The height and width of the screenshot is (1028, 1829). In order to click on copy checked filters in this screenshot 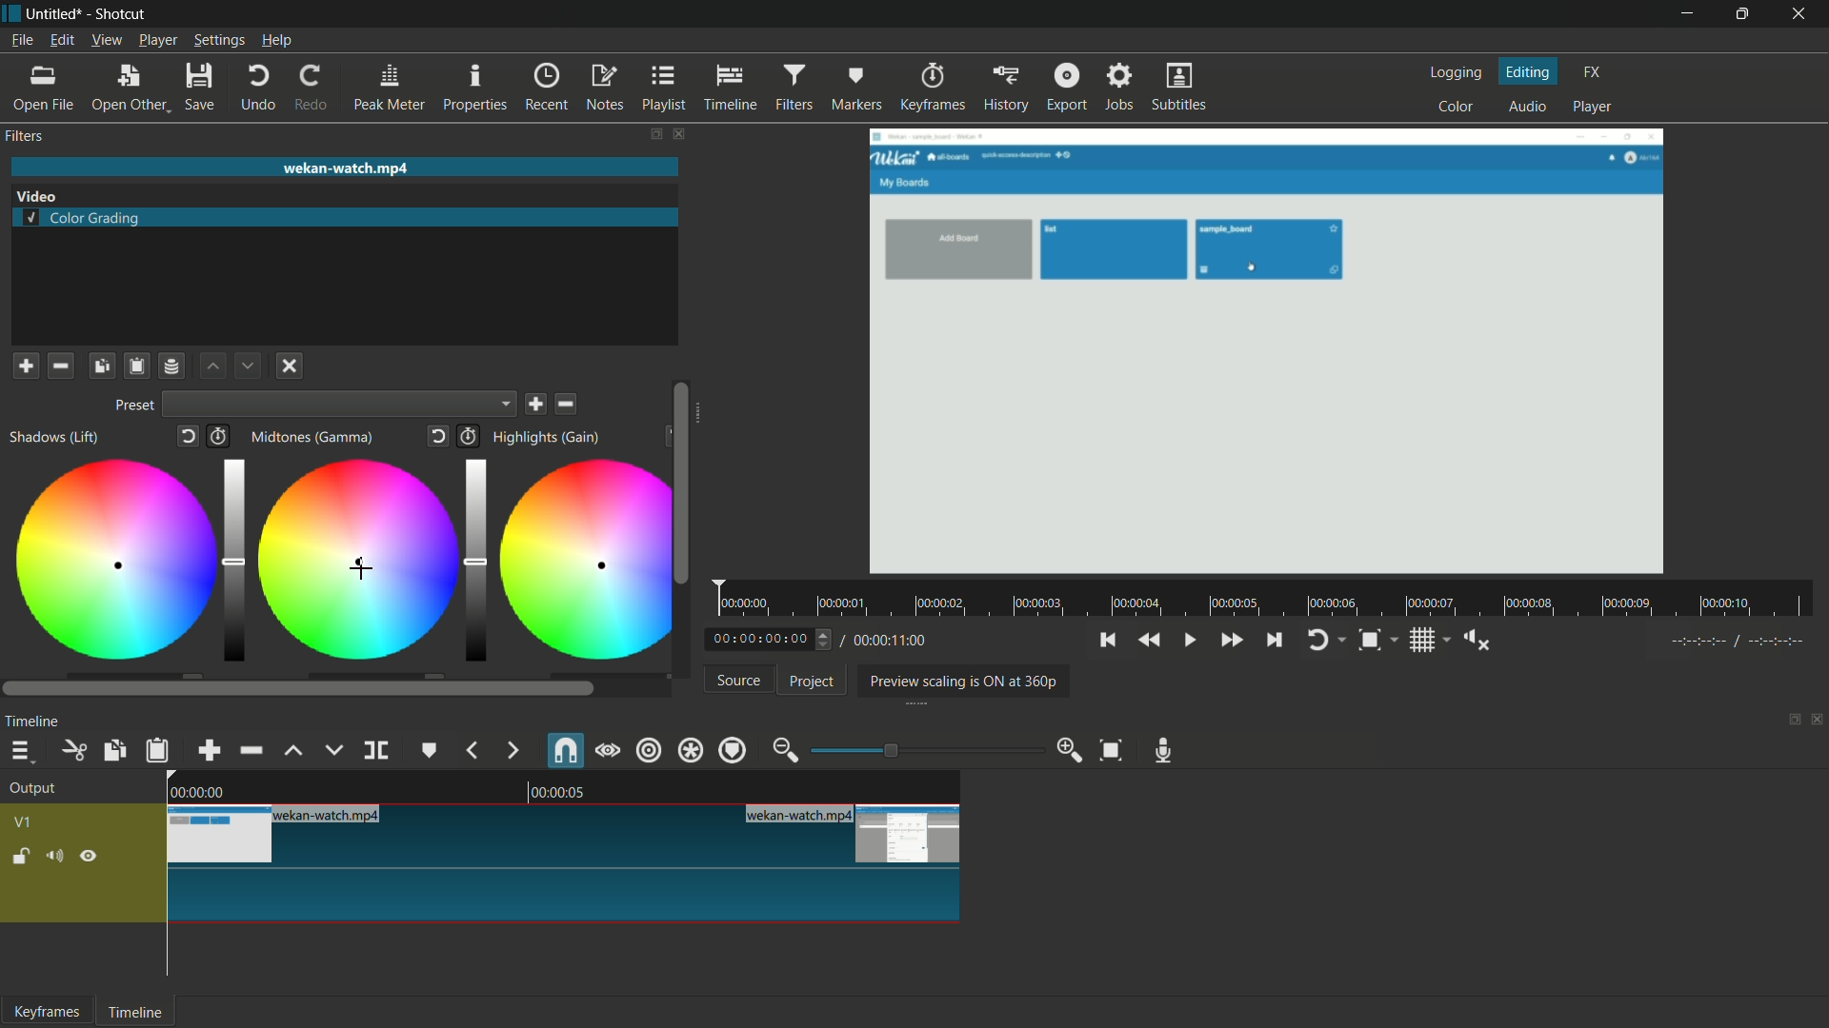, I will do `click(101, 367)`.